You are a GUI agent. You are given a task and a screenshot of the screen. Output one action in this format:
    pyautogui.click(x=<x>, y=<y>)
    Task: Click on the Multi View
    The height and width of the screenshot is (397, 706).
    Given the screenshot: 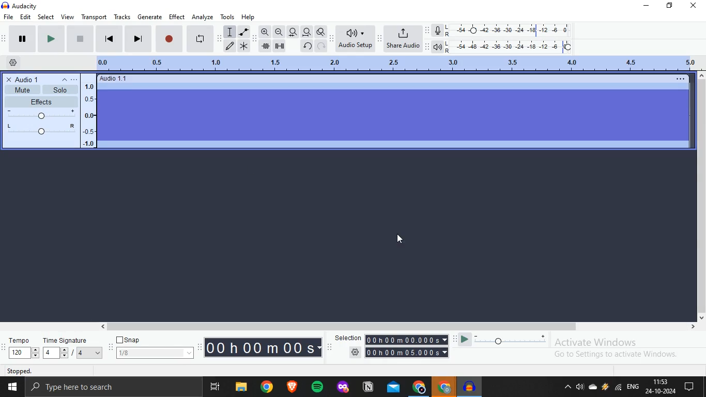 What is the action you would take?
    pyautogui.click(x=216, y=387)
    